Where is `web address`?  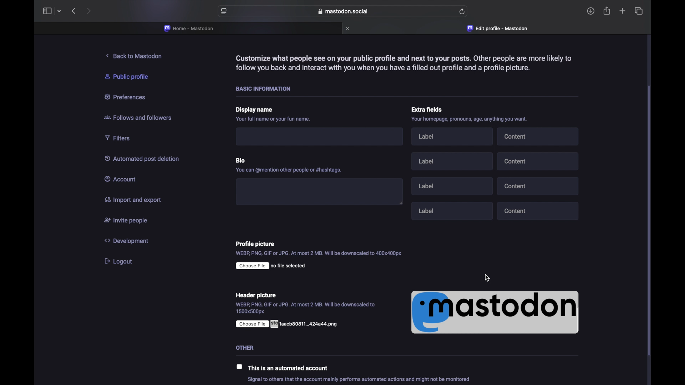 web address is located at coordinates (343, 11).